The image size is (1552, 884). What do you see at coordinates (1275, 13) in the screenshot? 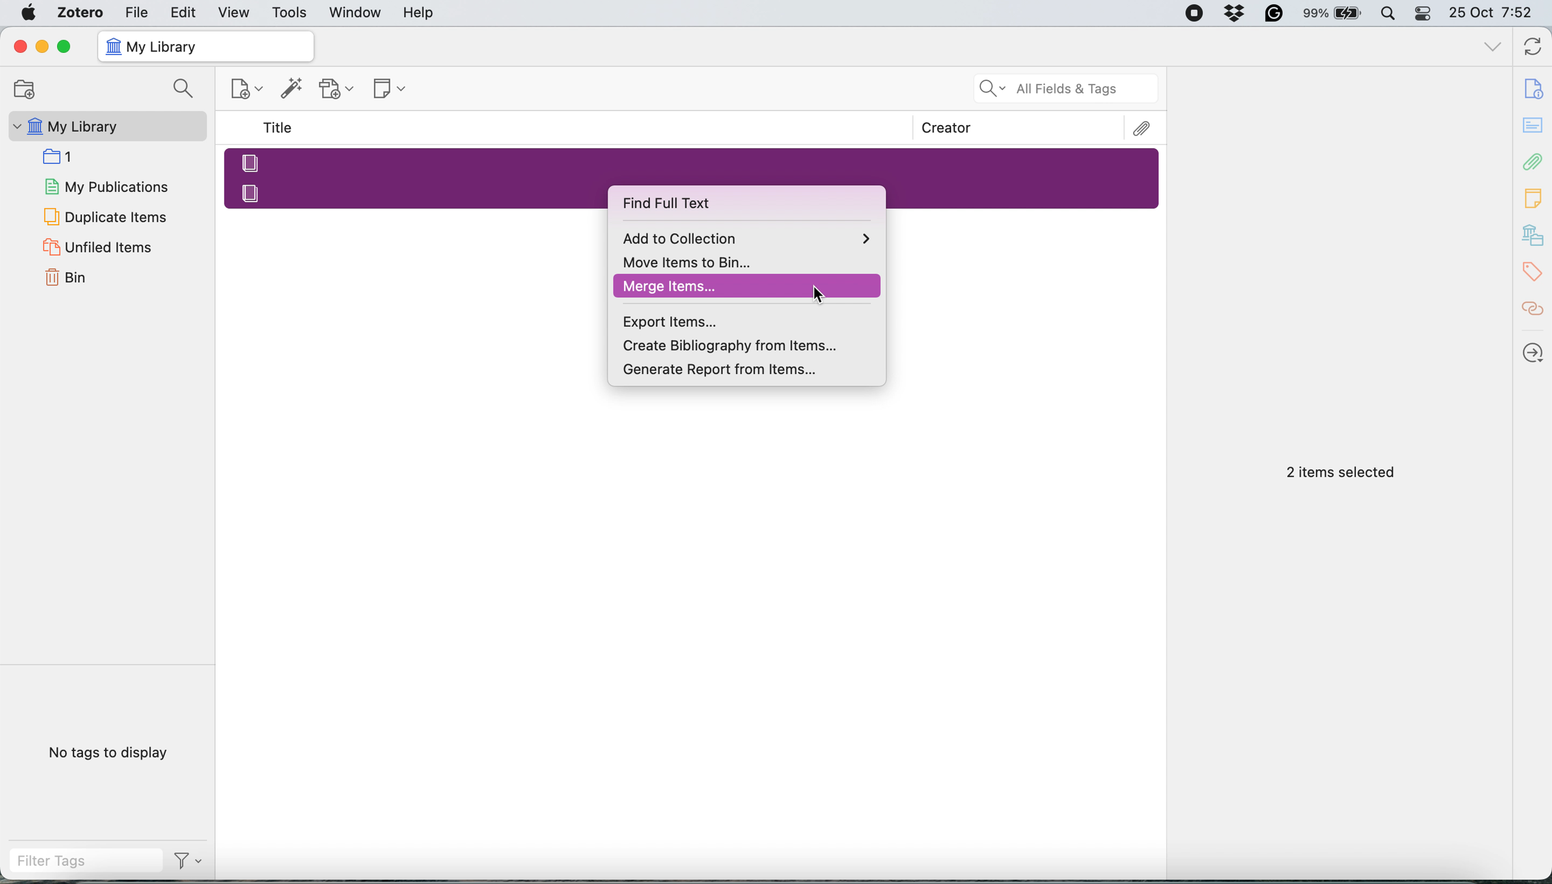
I see `Grammarly` at bounding box center [1275, 13].